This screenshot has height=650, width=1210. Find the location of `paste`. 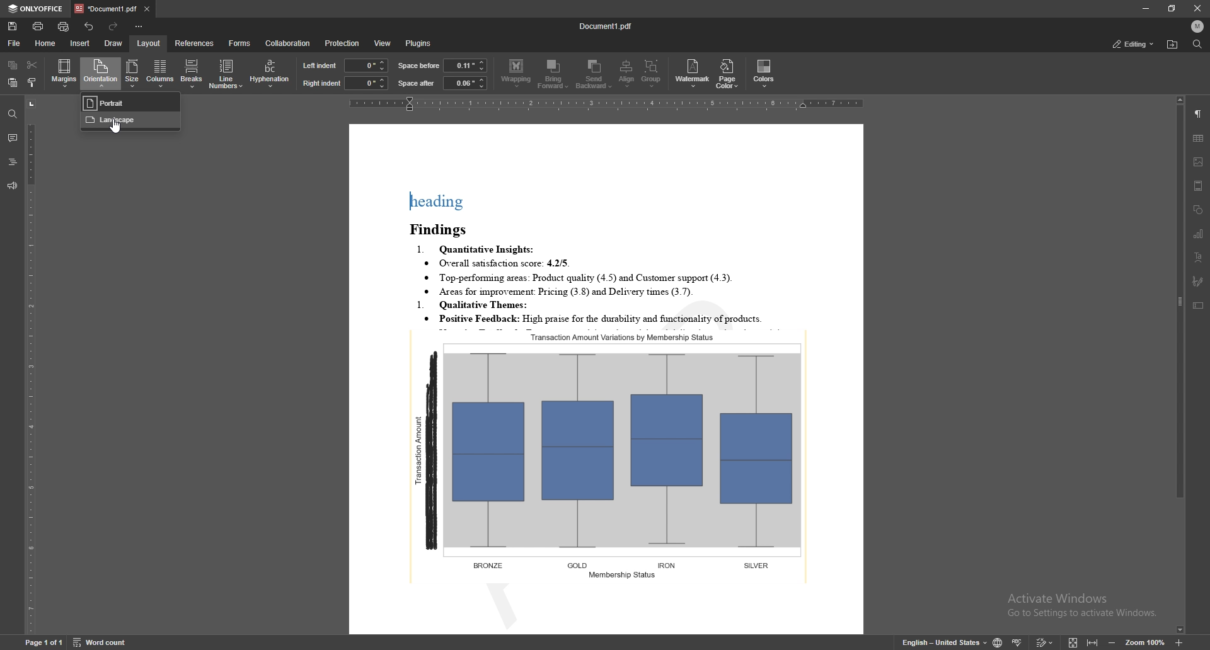

paste is located at coordinates (11, 83).